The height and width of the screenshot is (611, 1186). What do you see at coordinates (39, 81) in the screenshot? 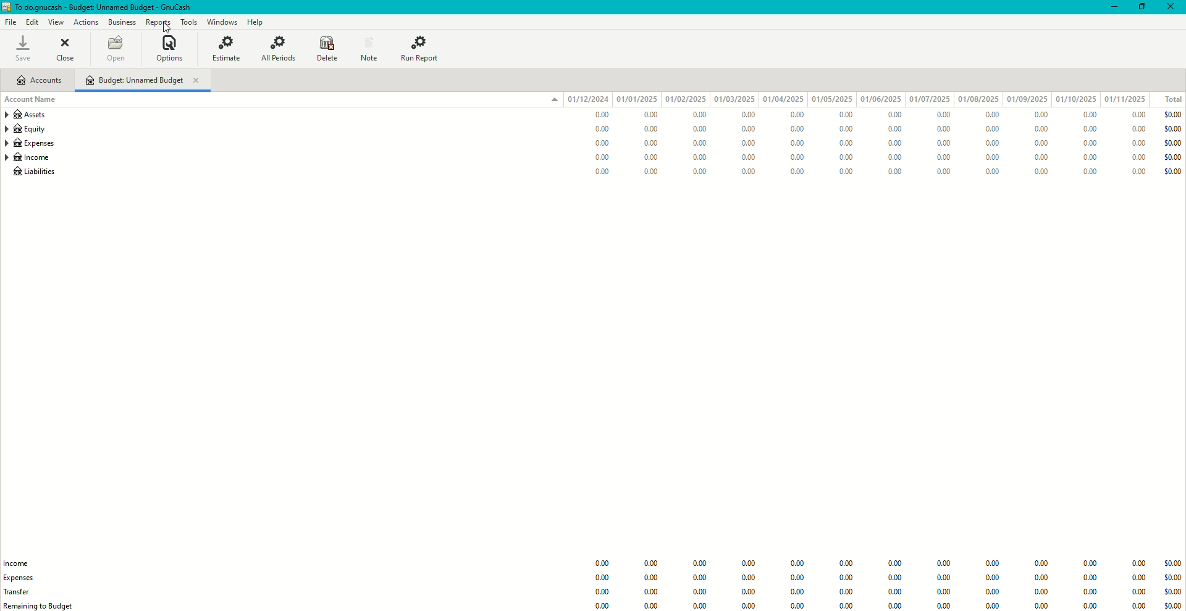
I see `Accounts` at bounding box center [39, 81].